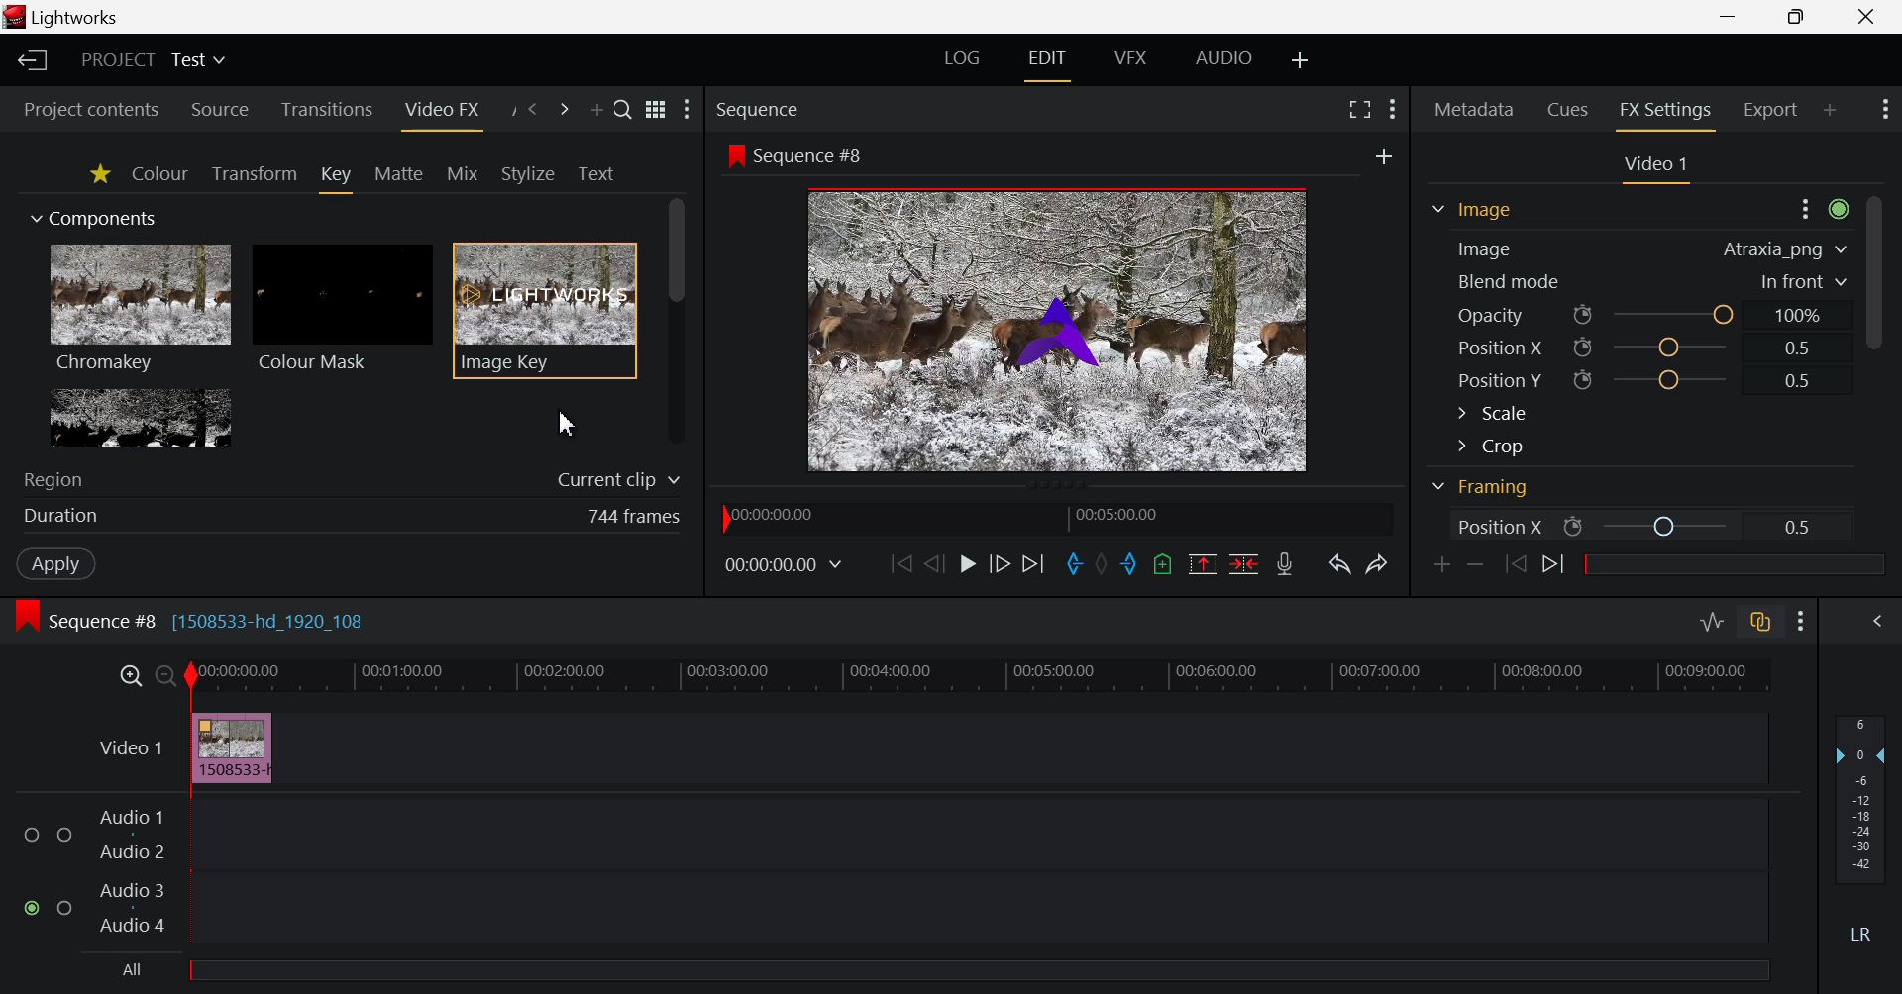  Describe the element at coordinates (1874, 621) in the screenshot. I see `Show Audio Mix` at that location.